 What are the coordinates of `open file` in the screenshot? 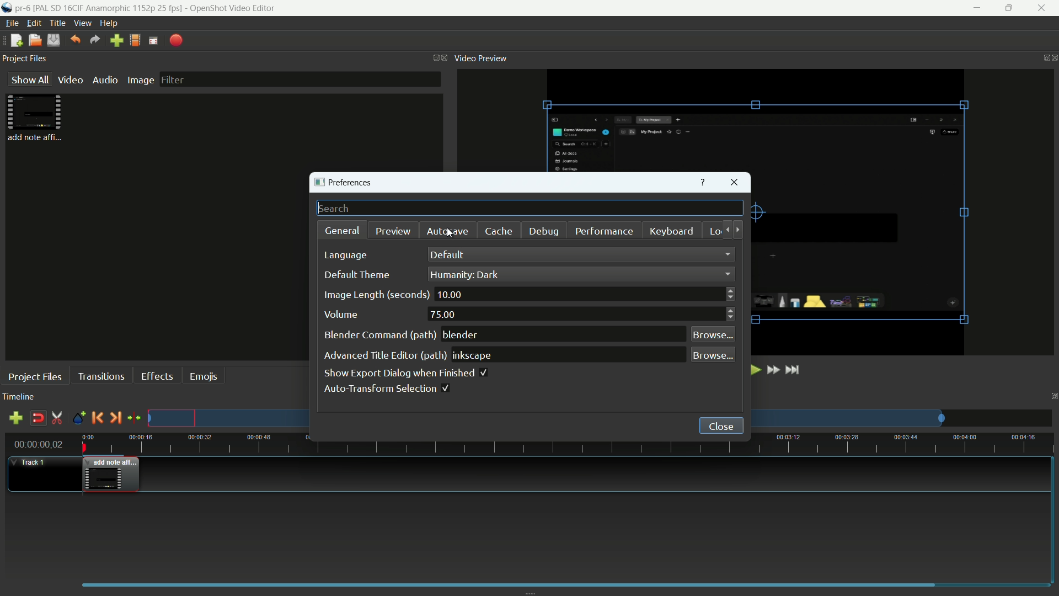 It's located at (35, 40).